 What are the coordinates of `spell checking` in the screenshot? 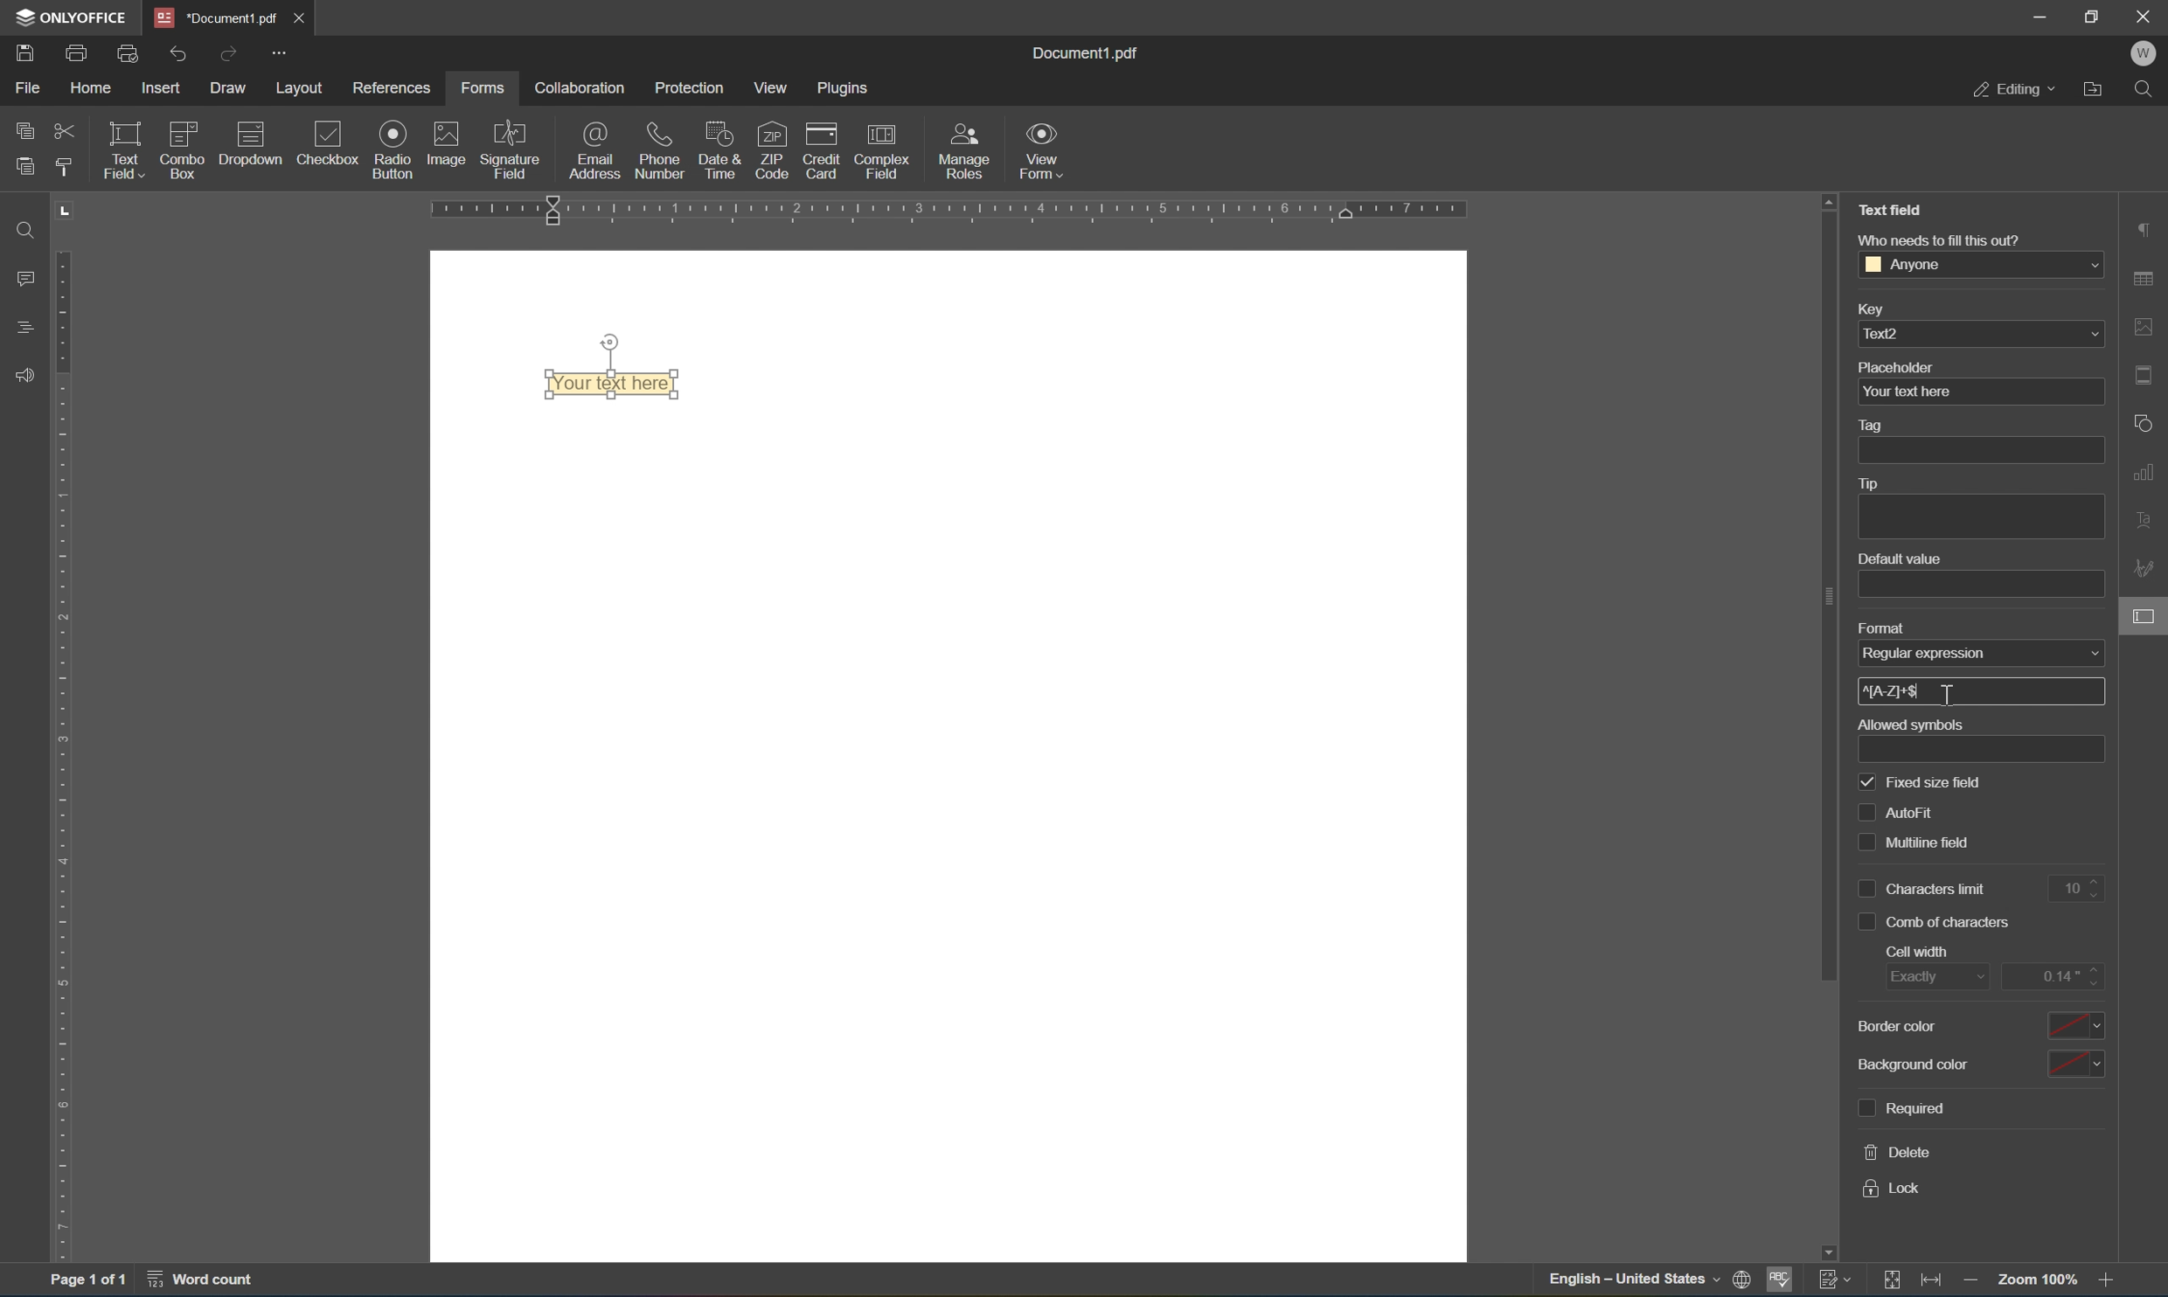 It's located at (1782, 1280).